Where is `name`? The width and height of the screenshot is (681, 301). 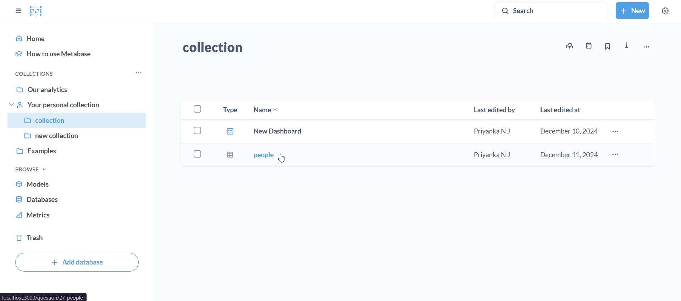 name is located at coordinates (269, 111).